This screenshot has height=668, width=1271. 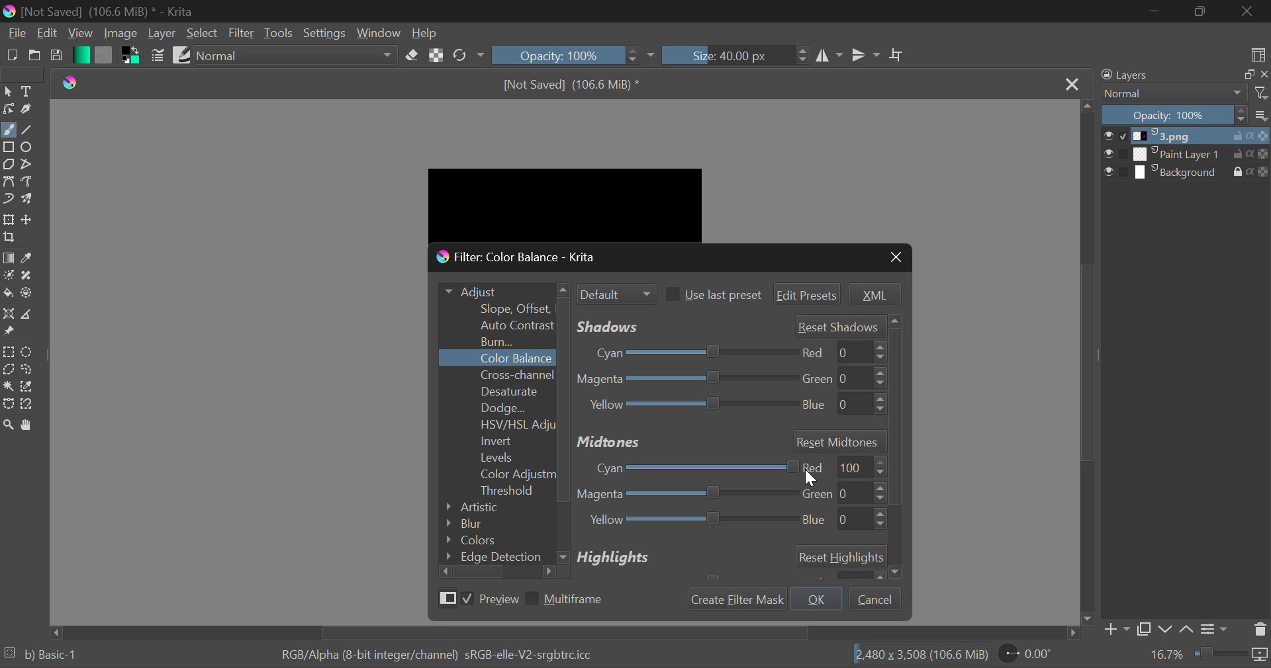 What do you see at coordinates (379, 33) in the screenshot?
I see `Window` at bounding box center [379, 33].